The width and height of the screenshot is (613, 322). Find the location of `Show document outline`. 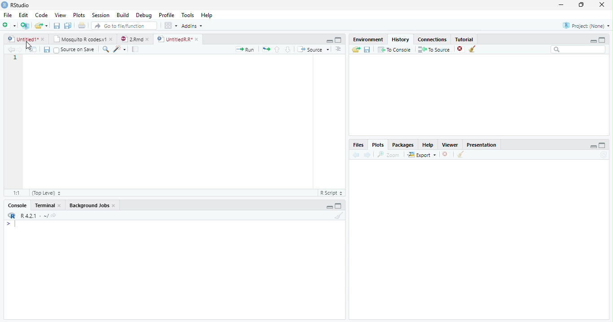

Show document outline is located at coordinates (338, 49).